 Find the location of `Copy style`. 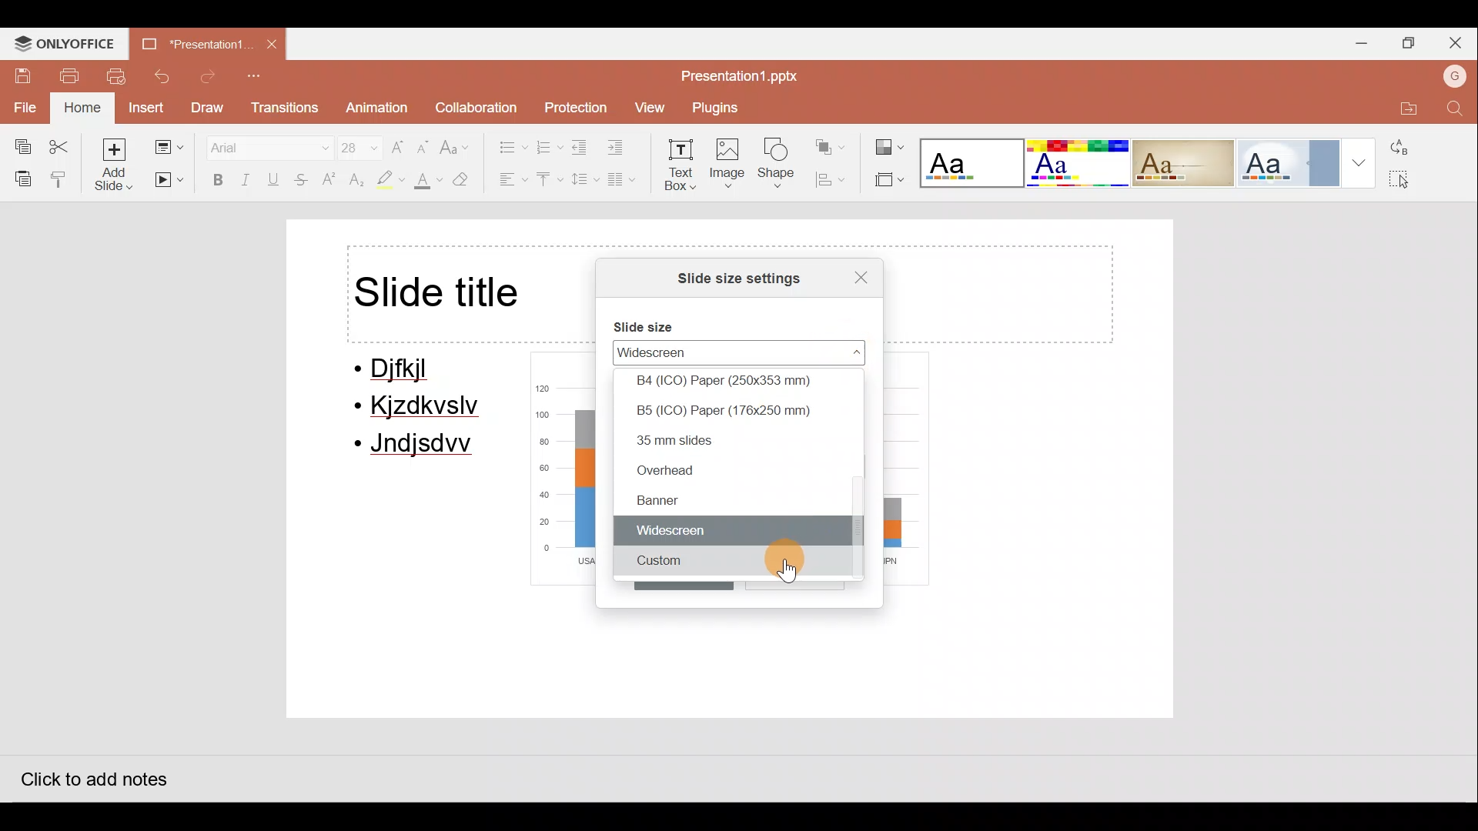

Copy style is located at coordinates (60, 179).